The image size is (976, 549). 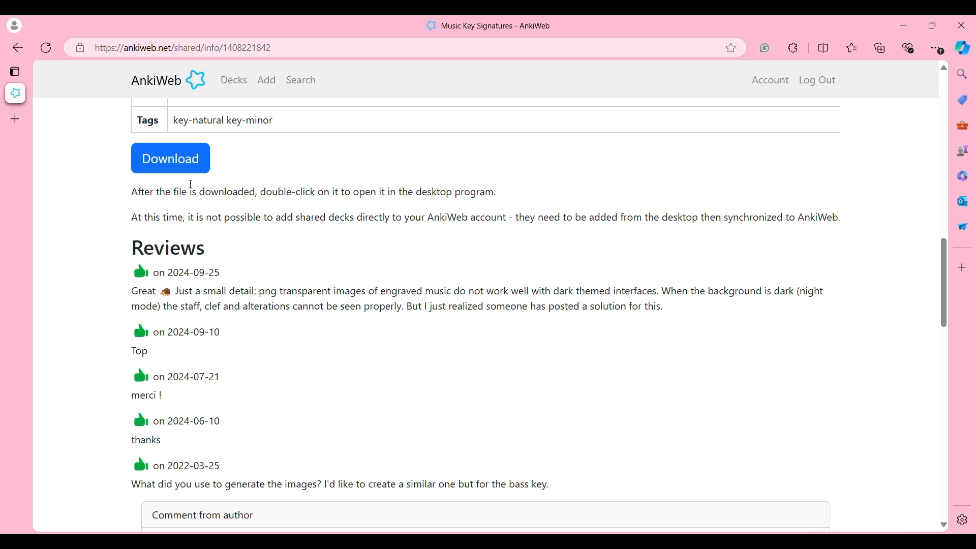 I want to click on Quick slide to top, so click(x=943, y=68).